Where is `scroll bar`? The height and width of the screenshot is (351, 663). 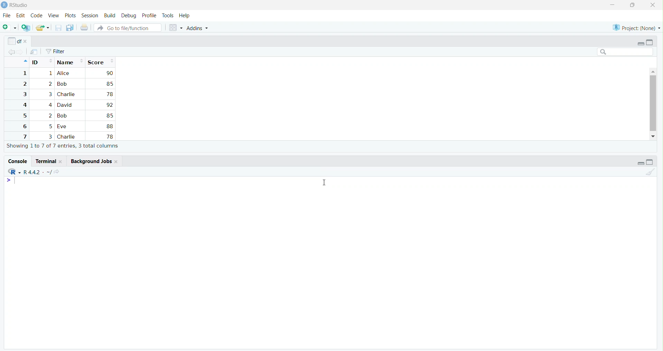 scroll bar is located at coordinates (653, 103).